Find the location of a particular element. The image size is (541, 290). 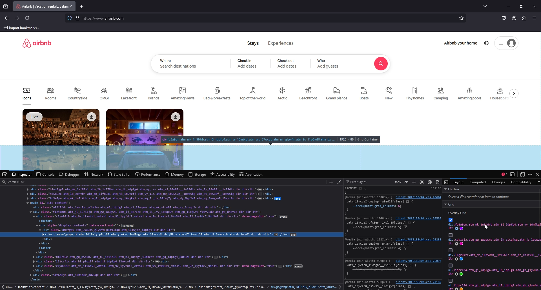

options is located at coordinates (500, 43).